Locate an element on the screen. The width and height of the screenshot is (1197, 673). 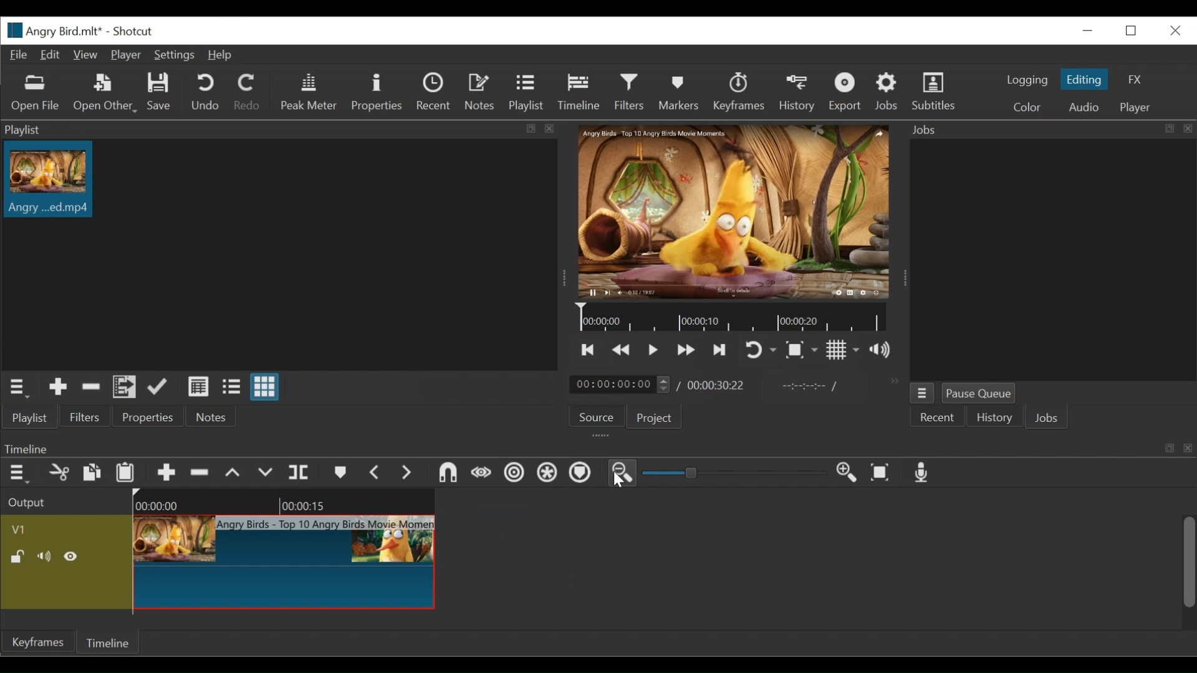
Jobs Panel is located at coordinates (1050, 130).